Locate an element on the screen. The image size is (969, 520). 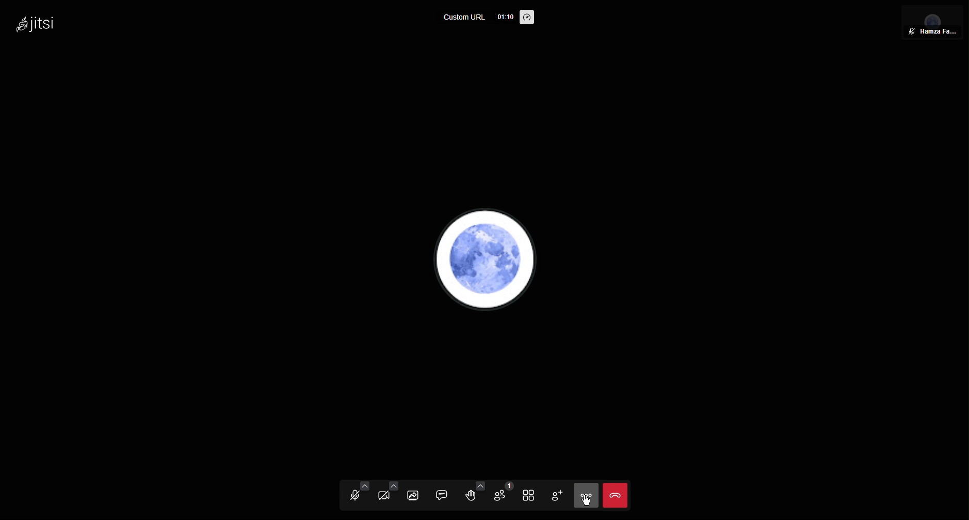
Audio is located at coordinates (354, 495).